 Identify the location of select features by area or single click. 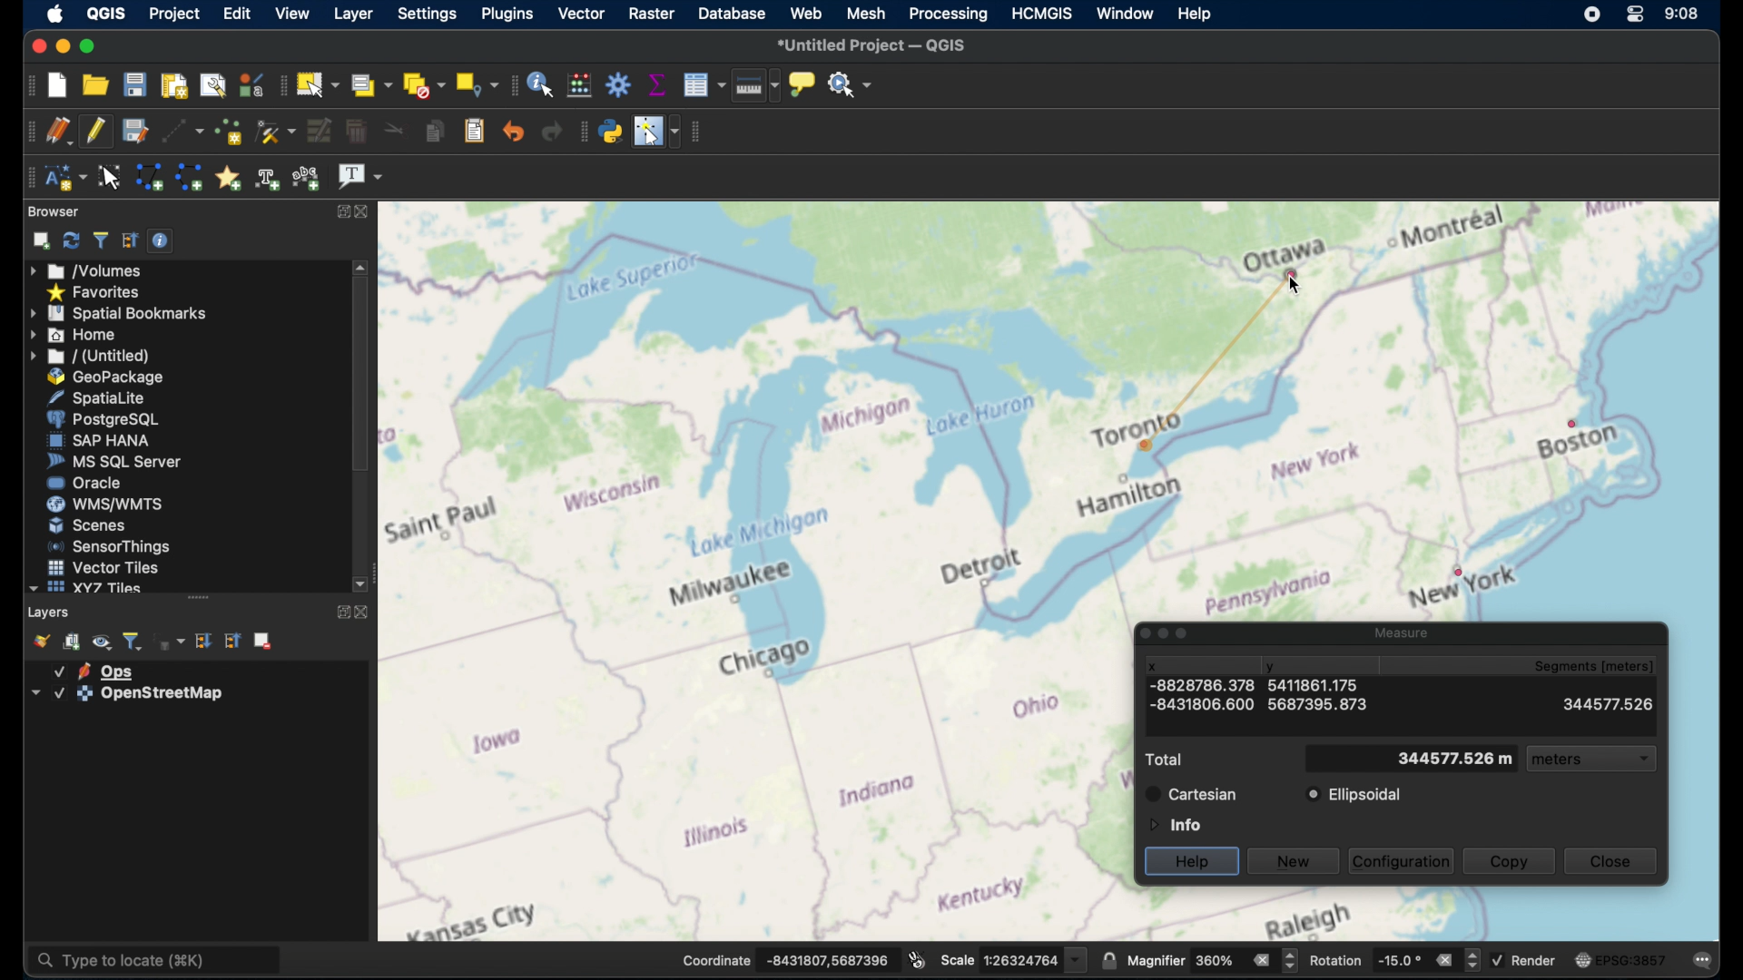
(320, 83).